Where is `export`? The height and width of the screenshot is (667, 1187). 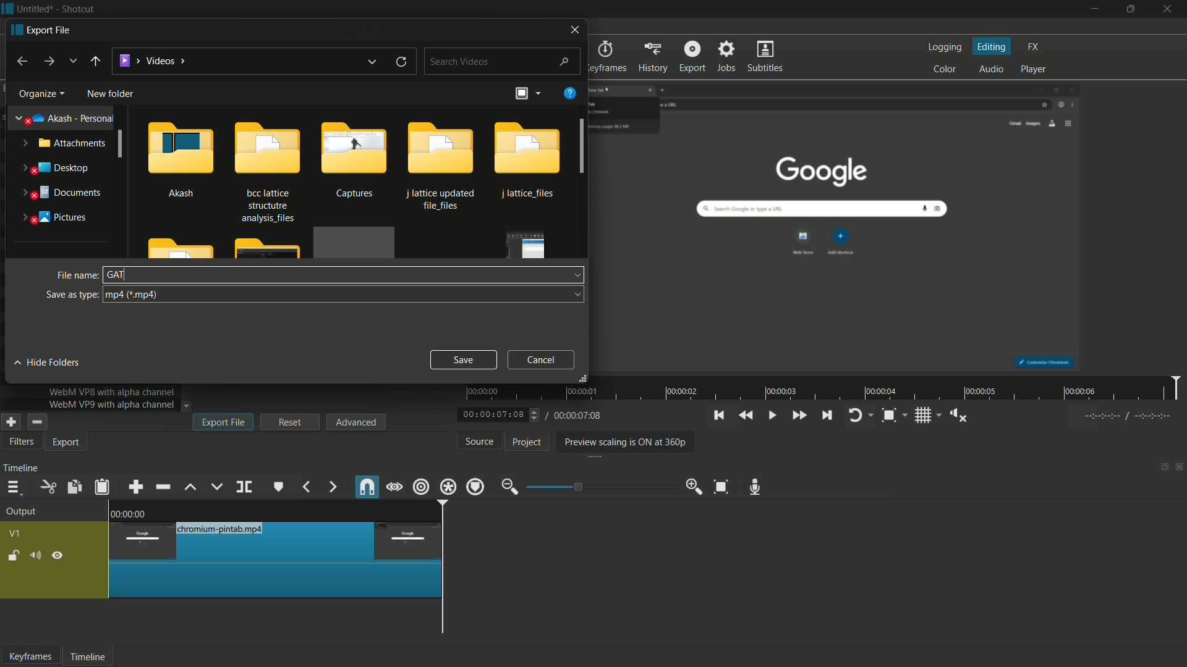 export is located at coordinates (67, 443).